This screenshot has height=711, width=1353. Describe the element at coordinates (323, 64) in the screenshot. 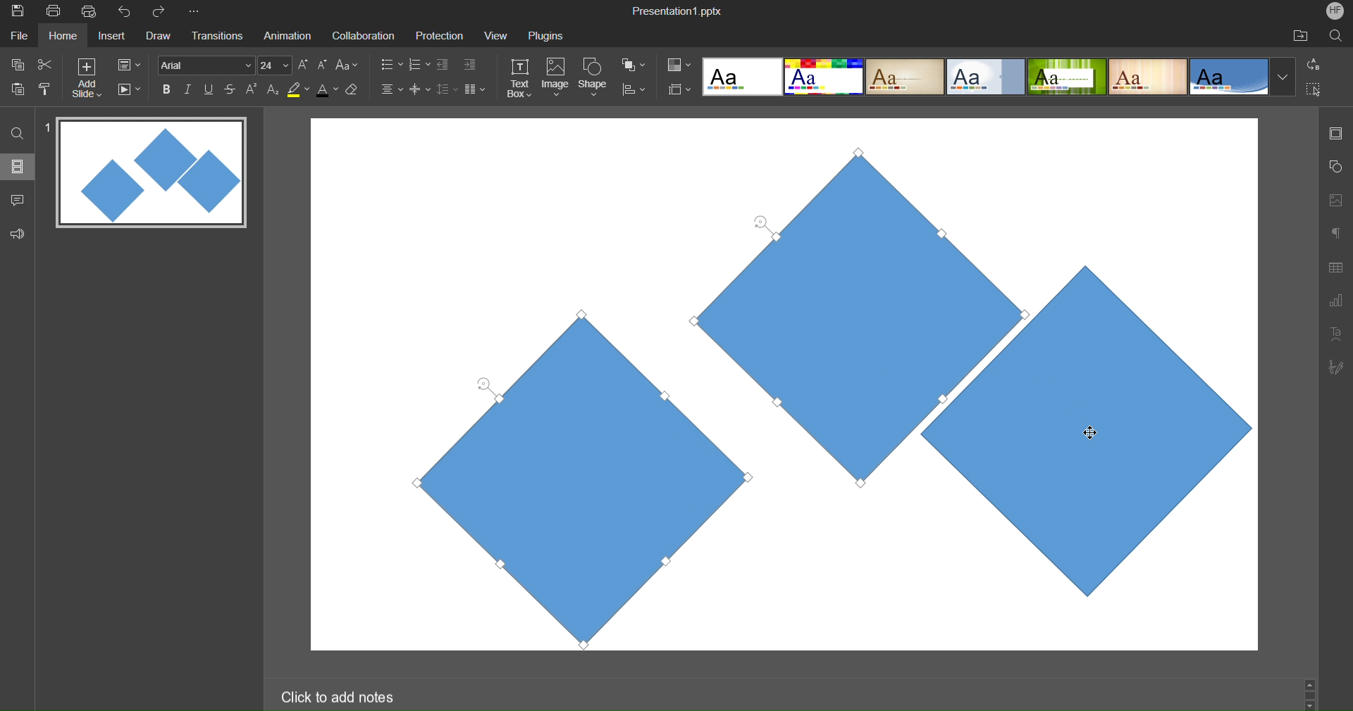

I see `Decrease Font` at that location.